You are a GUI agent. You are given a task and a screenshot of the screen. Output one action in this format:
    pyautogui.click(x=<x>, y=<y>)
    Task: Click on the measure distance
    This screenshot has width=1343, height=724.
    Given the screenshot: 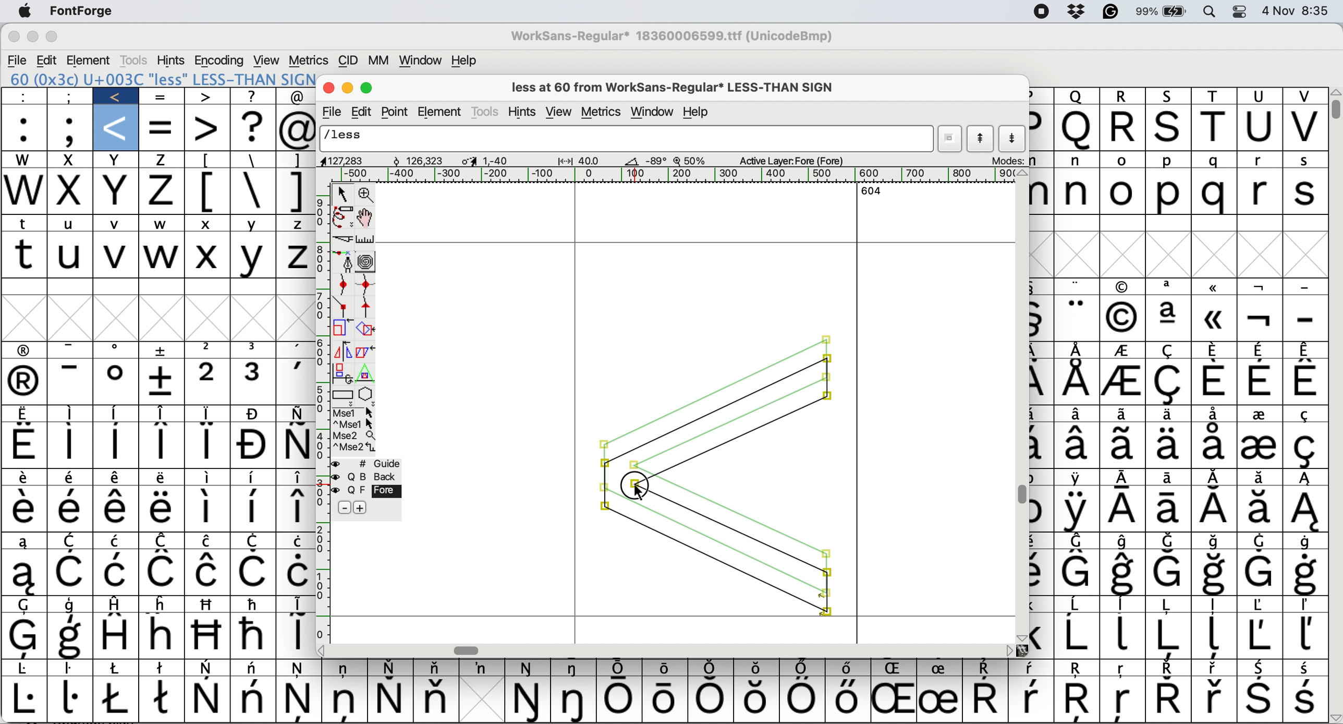 What is the action you would take?
    pyautogui.click(x=367, y=238)
    